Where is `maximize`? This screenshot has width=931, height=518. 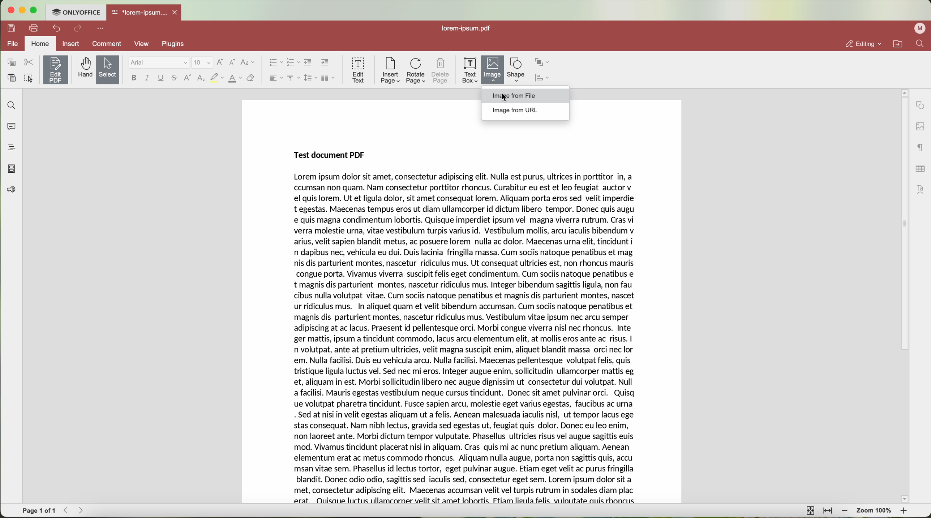 maximize is located at coordinates (34, 10).